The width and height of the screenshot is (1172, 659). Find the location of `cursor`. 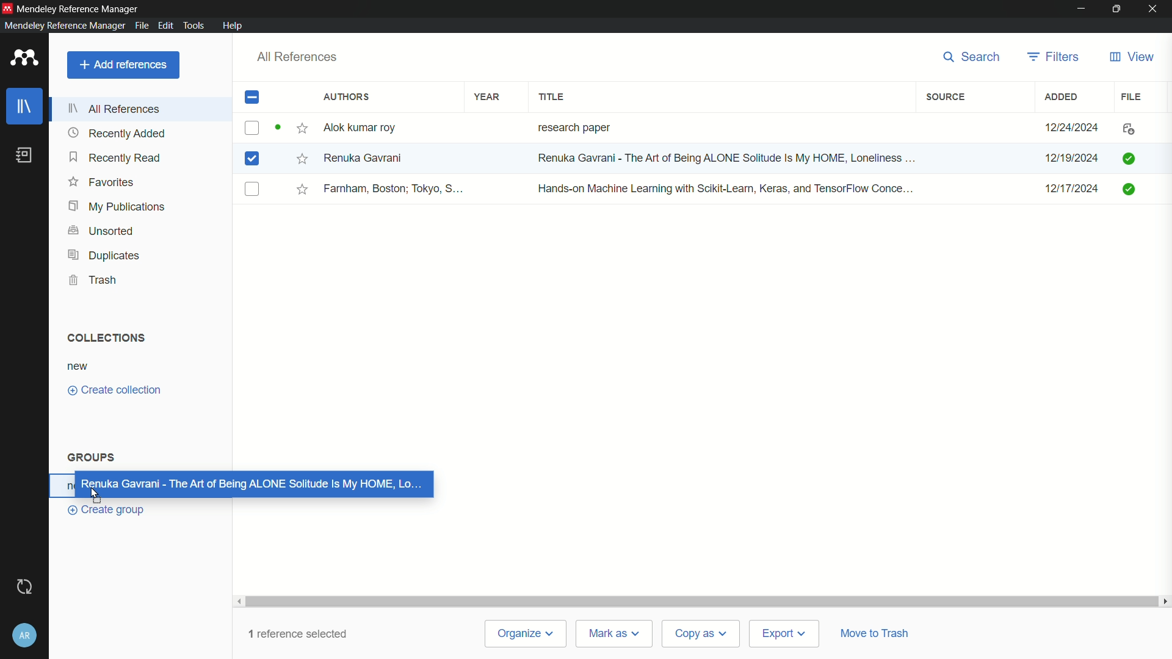

cursor is located at coordinates (477, 167).